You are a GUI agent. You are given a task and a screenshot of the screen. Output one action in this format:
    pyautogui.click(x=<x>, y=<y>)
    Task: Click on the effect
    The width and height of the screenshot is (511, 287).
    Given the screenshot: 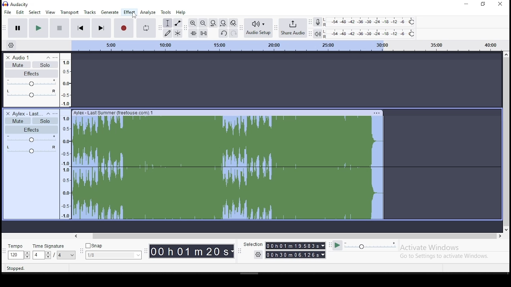 What is the action you would take?
    pyautogui.click(x=129, y=12)
    